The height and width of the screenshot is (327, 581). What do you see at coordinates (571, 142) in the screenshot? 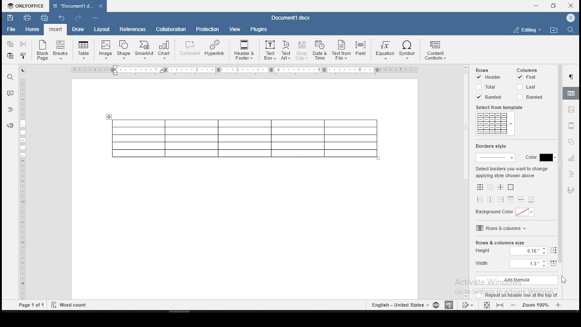
I see `shapes settings` at bounding box center [571, 142].